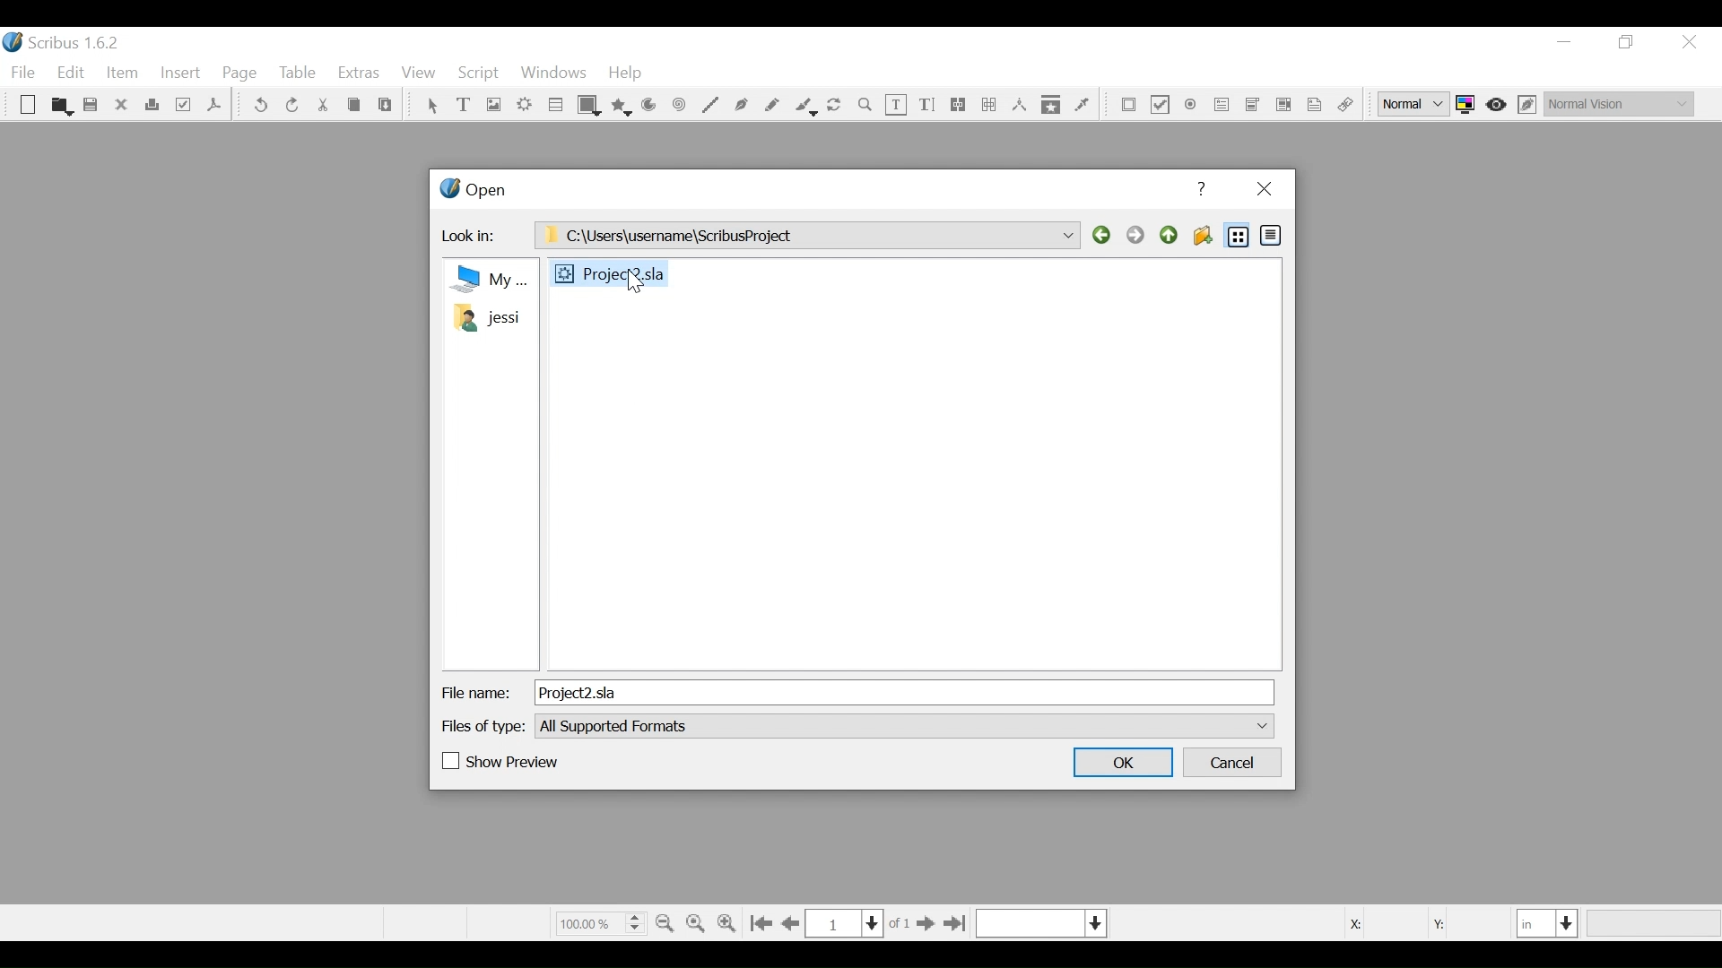  What do you see at coordinates (73, 73) in the screenshot?
I see `Edit` at bounding box center [73, 73].